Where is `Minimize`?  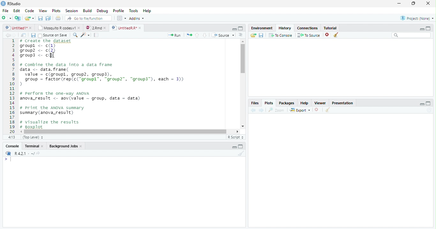
Minimize is located at coordinates (233, 29).